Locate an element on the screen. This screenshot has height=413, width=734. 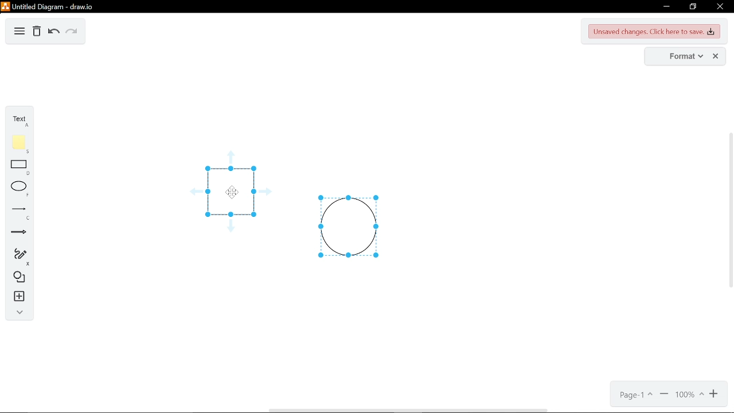
current zoom is located at coordinates (689, 396).